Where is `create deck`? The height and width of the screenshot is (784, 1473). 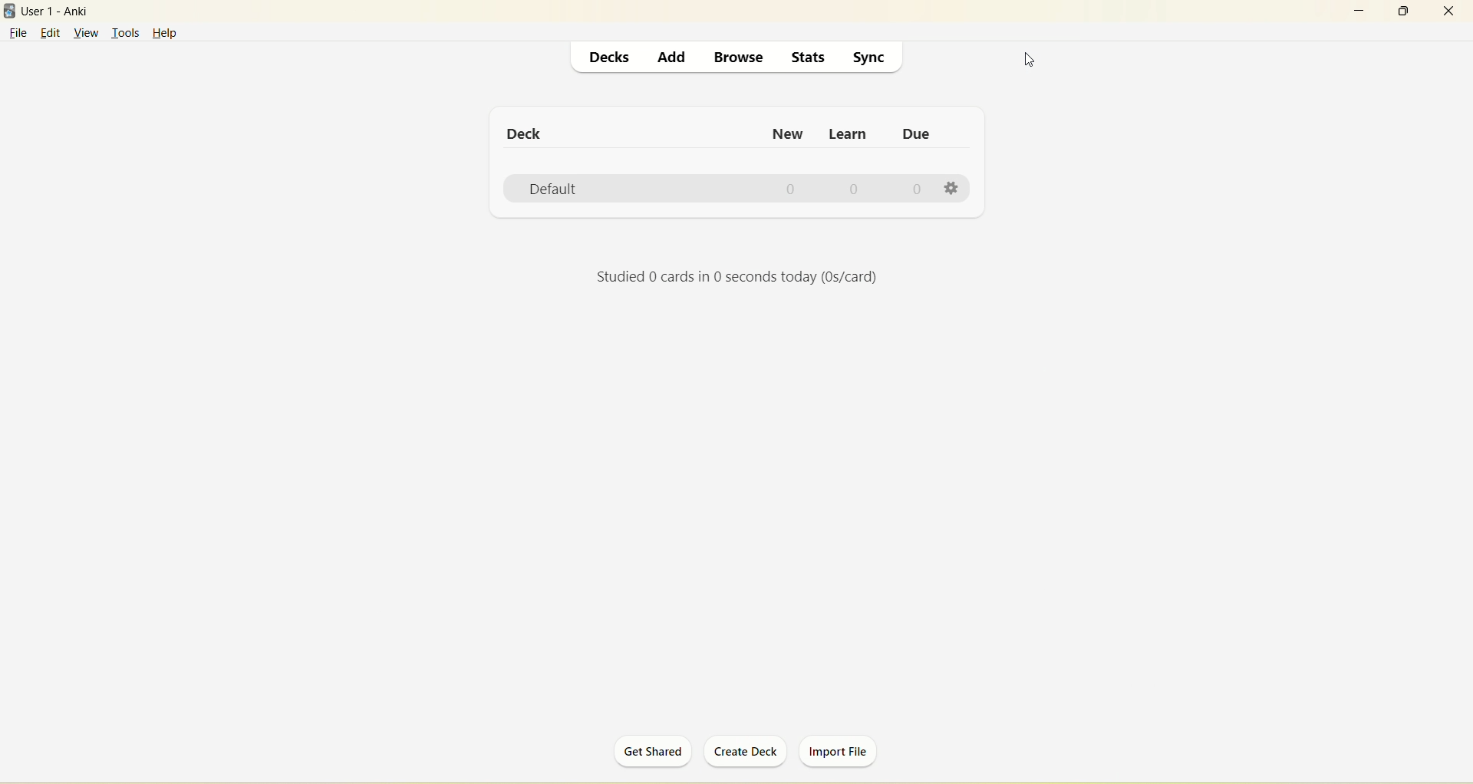
create deck is located at coordinates (743, 752).